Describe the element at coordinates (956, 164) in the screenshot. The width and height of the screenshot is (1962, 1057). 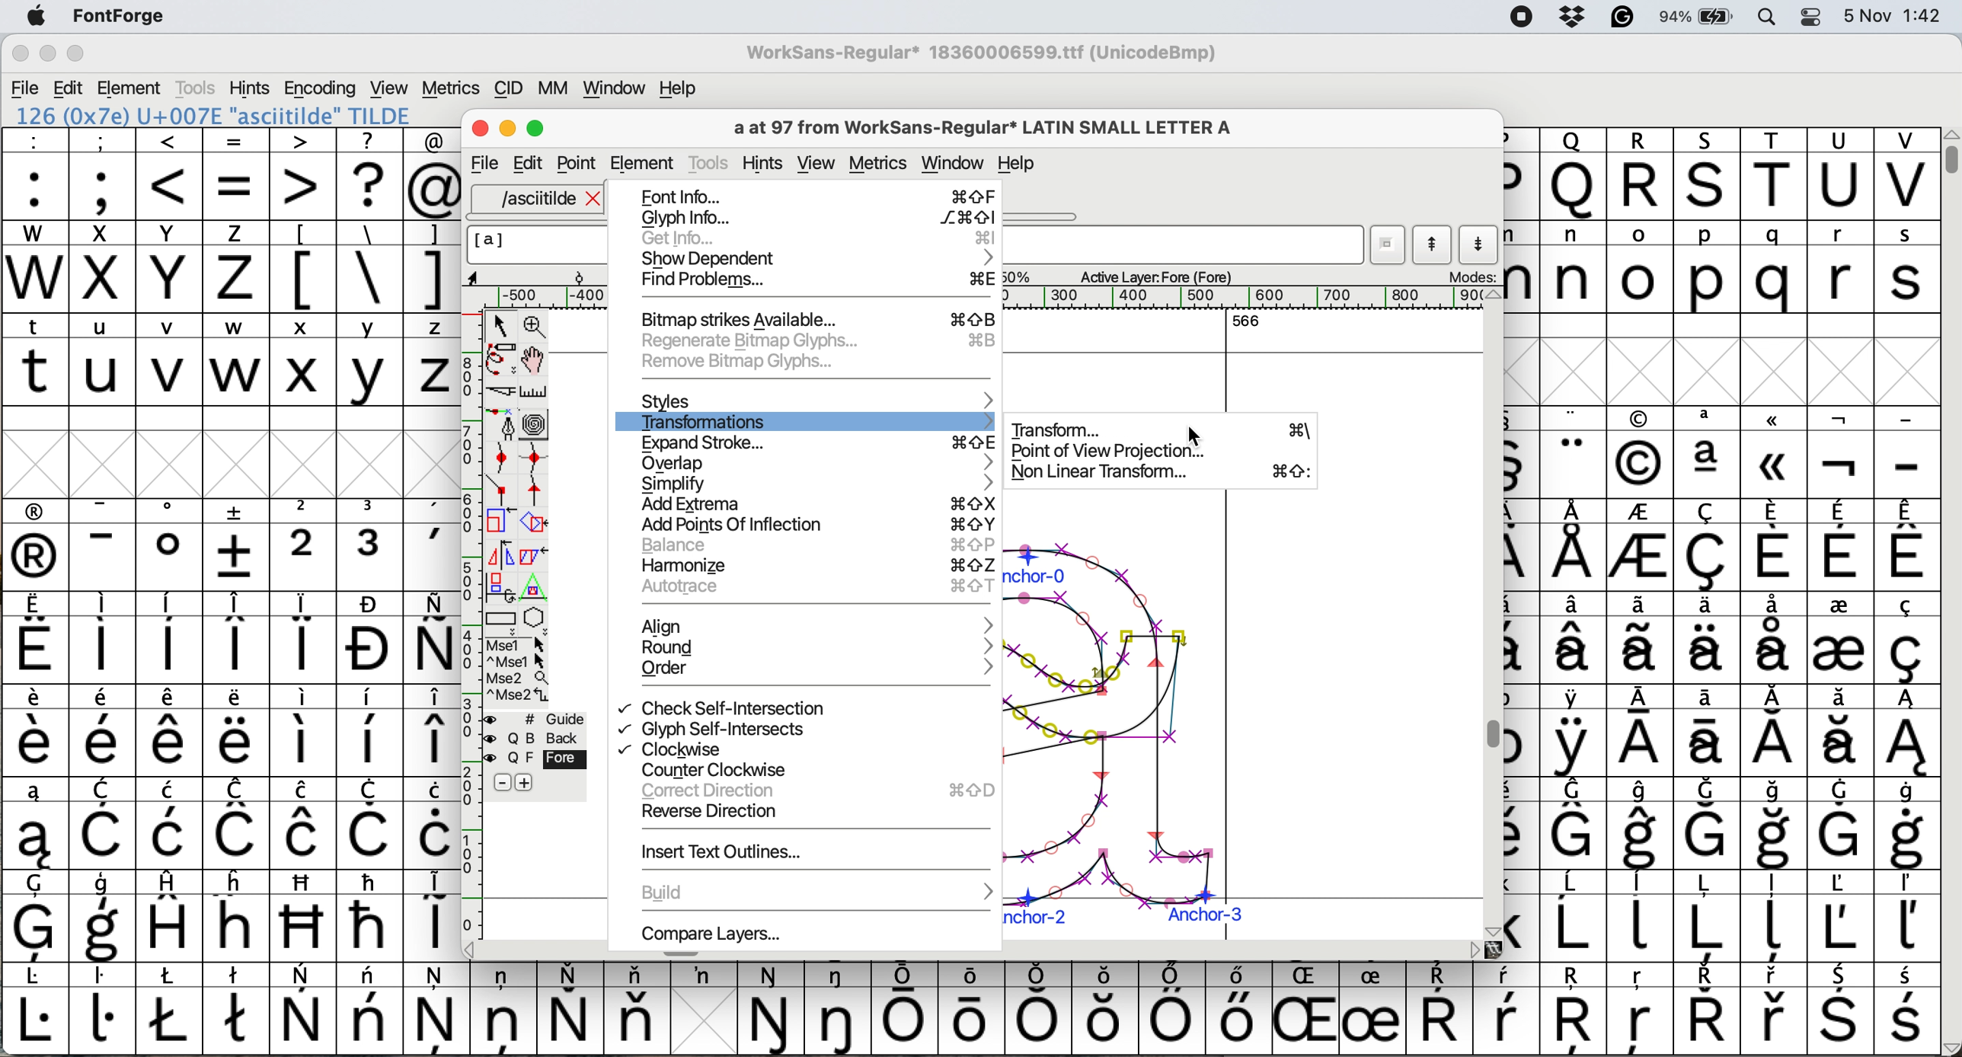
I see `window` at that location.